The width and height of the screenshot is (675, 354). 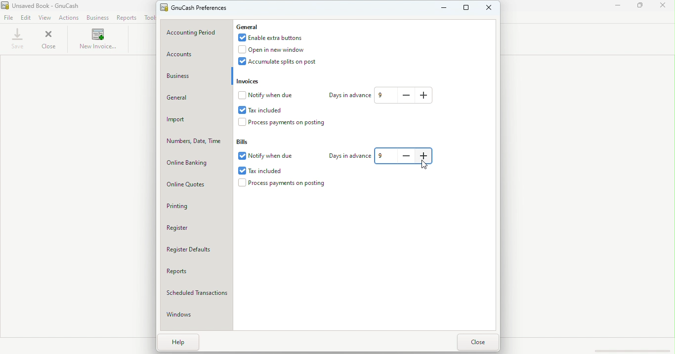 What do you see at coordinates (642, 7) in the screenshot?
I see `Maximize` at bounding box center [642, 7].